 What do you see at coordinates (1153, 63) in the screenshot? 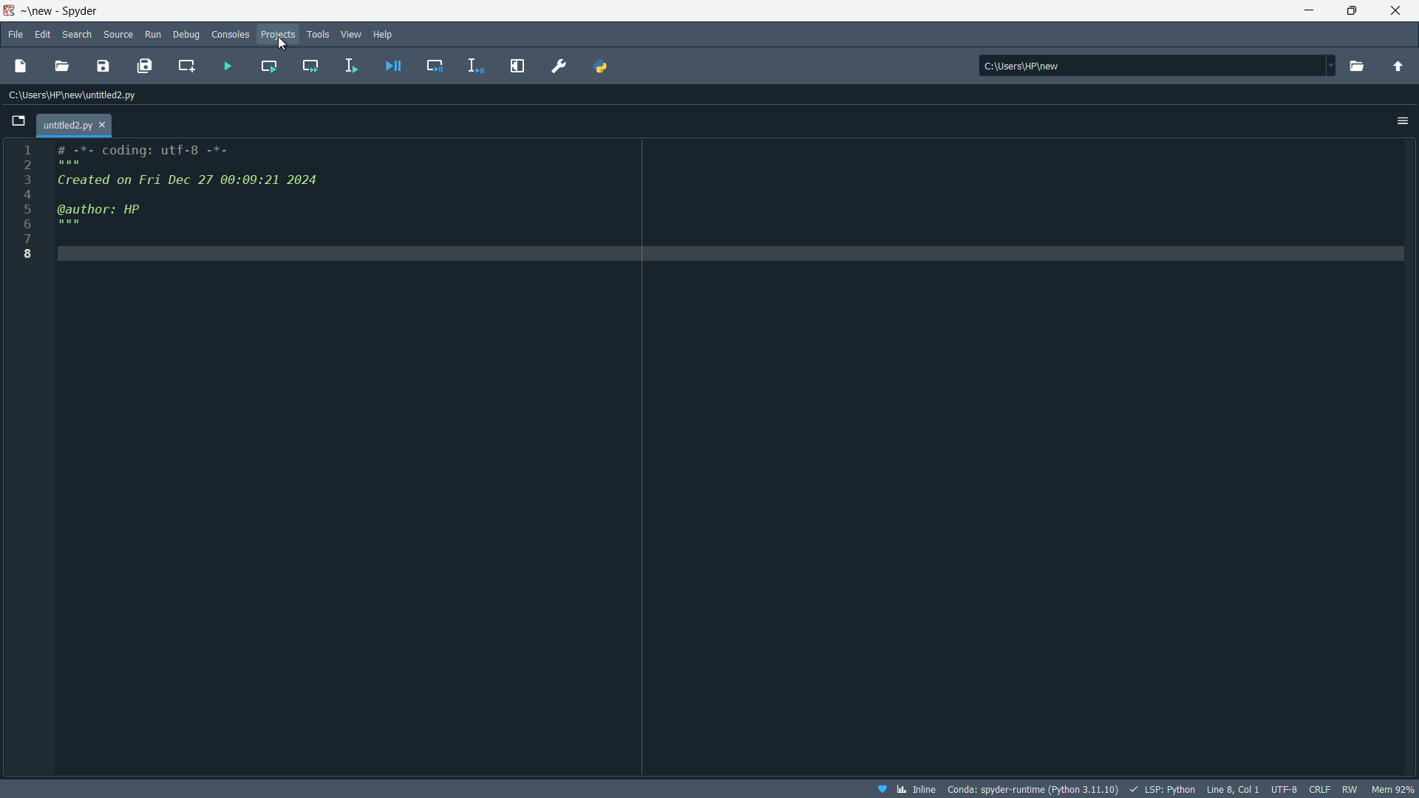
I see `file directory` at bounding box center [1153, 63].